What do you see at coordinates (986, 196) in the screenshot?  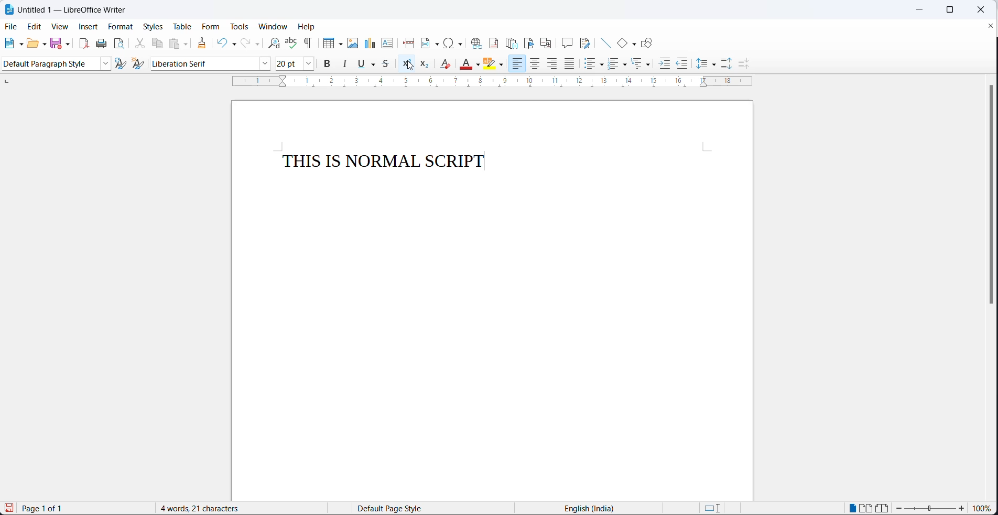 I see `scroll bar` at bounding box center [986, 196].